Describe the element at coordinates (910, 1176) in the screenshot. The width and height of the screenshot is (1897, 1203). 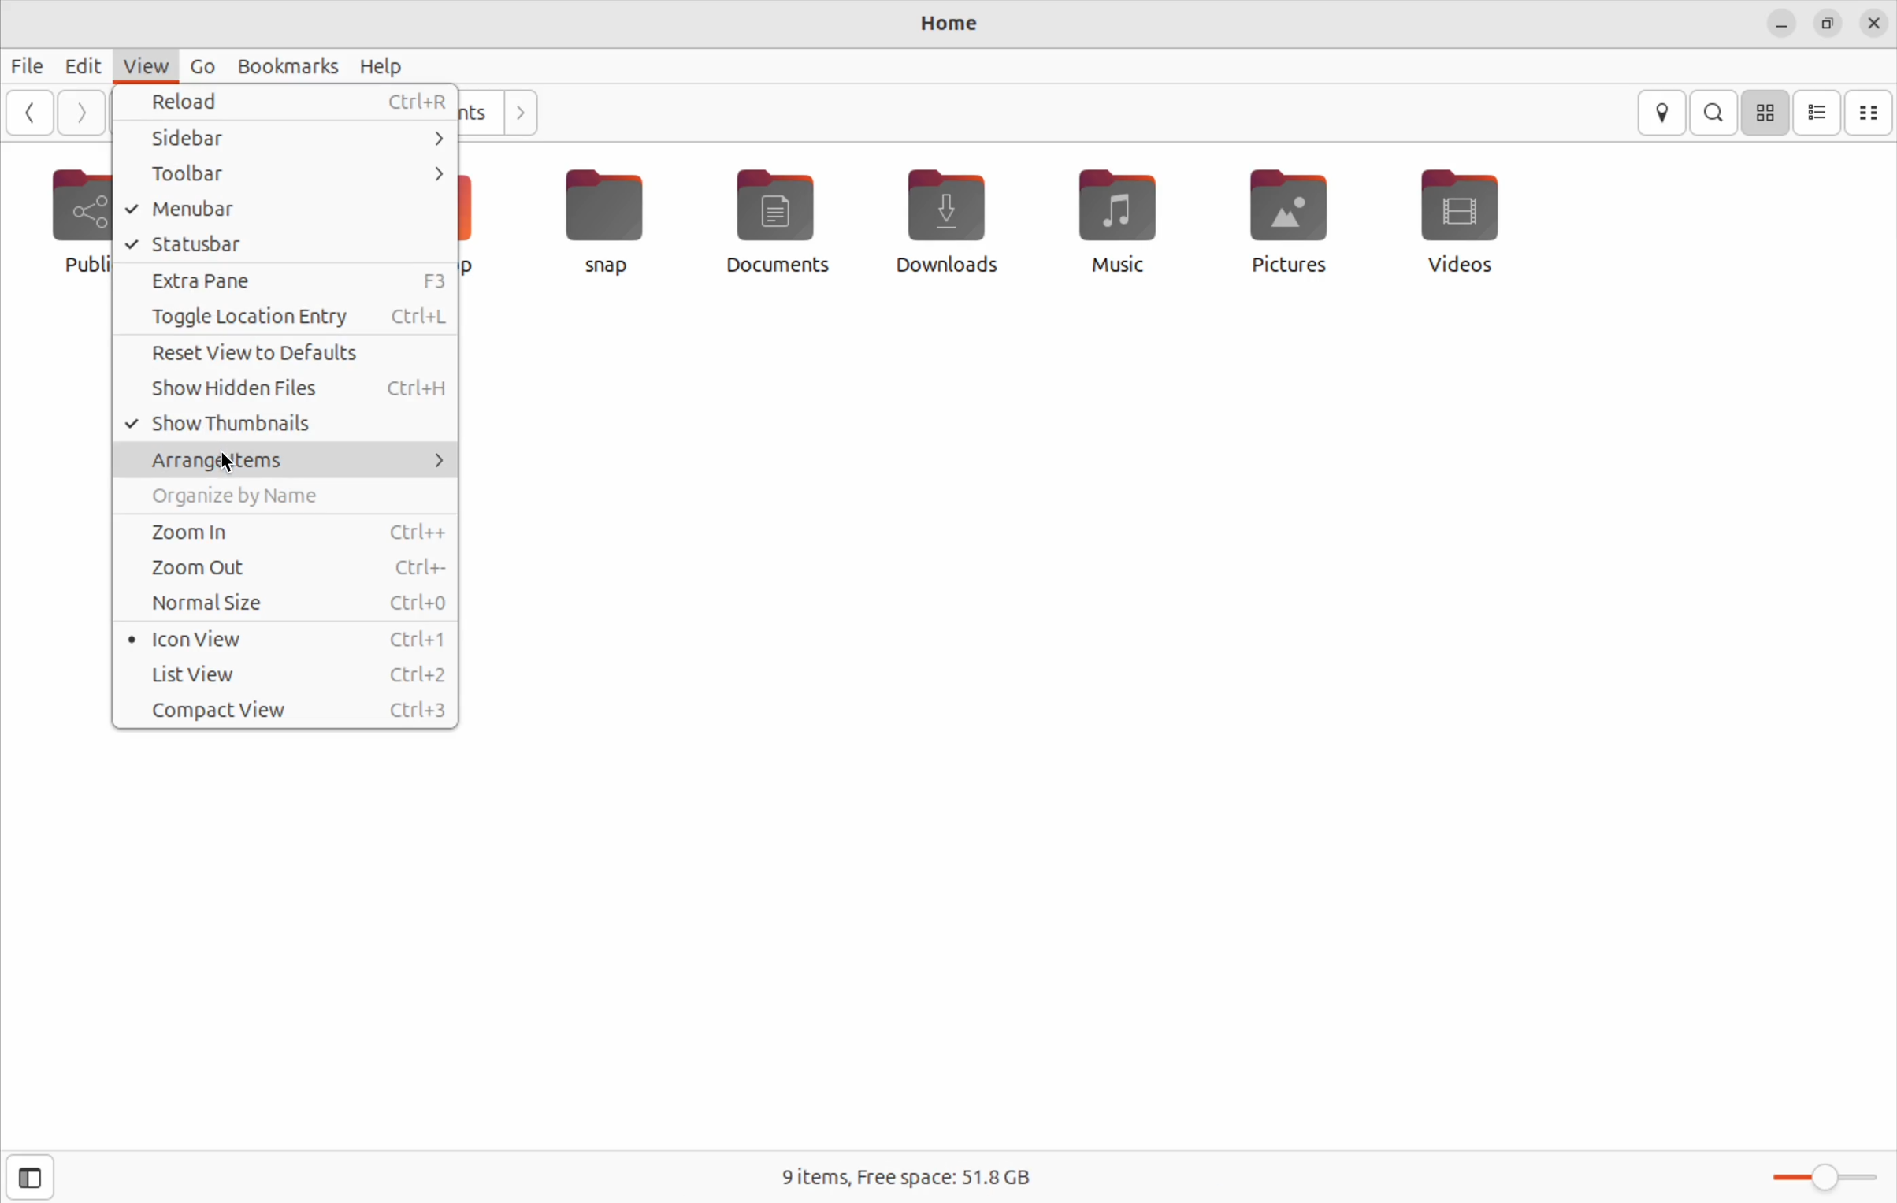
I see `free space` at that location.